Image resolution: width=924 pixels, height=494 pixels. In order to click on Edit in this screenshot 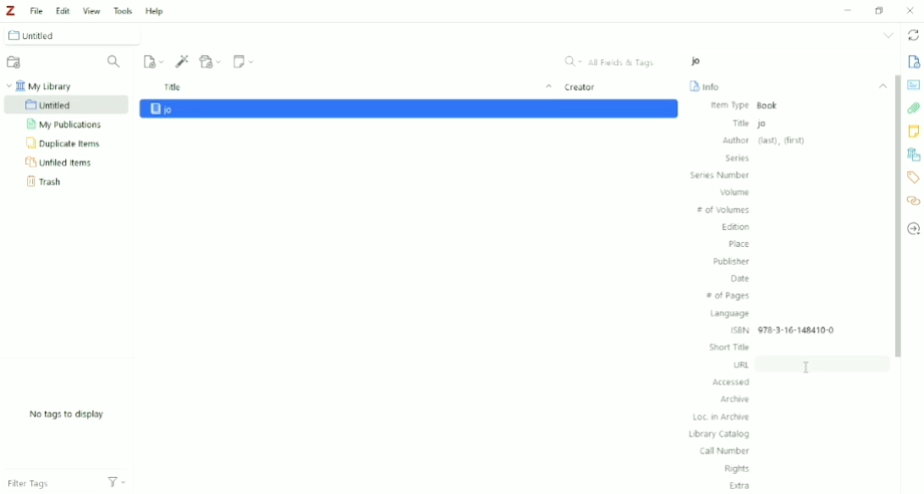, I will do `click(63, 10)`.